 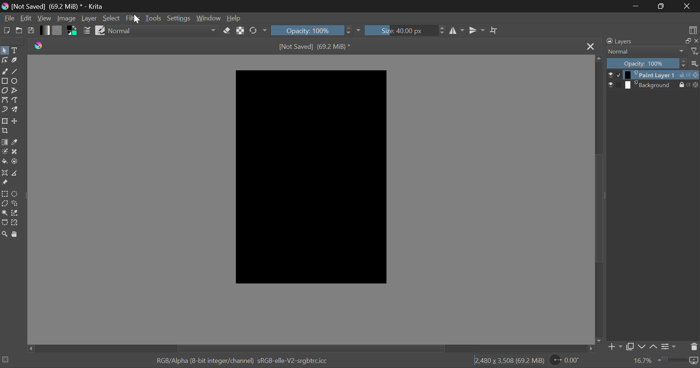 What do you see at coordinates (73, 31) in the screenshot?
I see `Colors in Use` at bounding box center [73, 31].